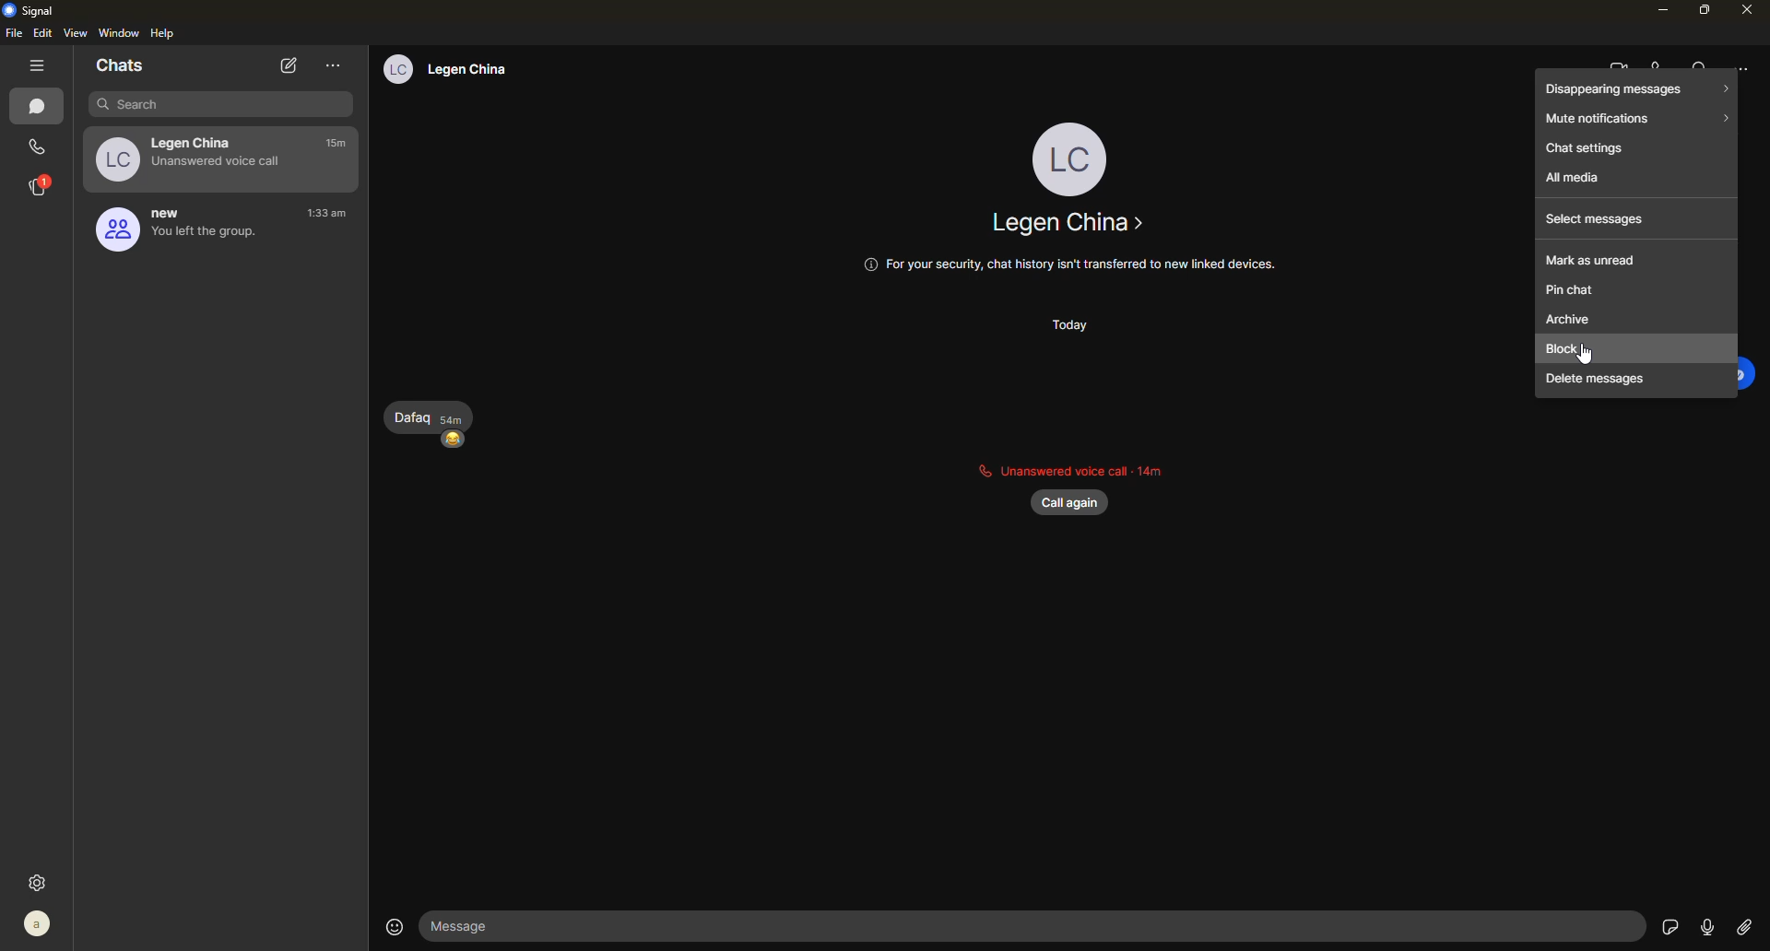 This screenshot has width=1770, height=951. What do you see at coordinates (184, 158) in the screenshot?
I see `Legen China
Unanswered voice call` at bounding box center [184, 158].